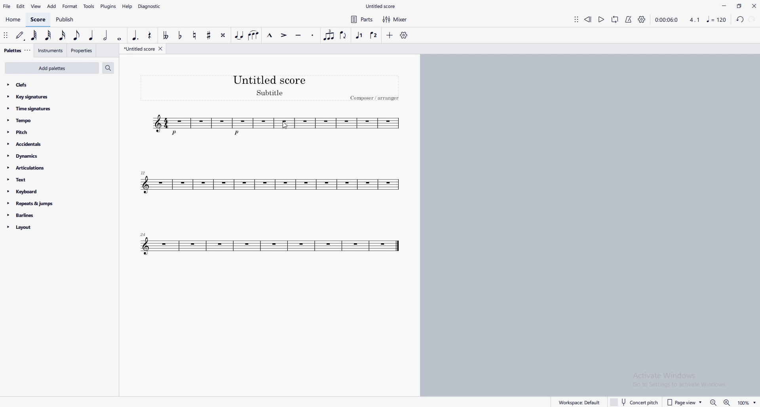 This screenshot has height=407, width=760. I want to click on barlines, so click(49, 215).